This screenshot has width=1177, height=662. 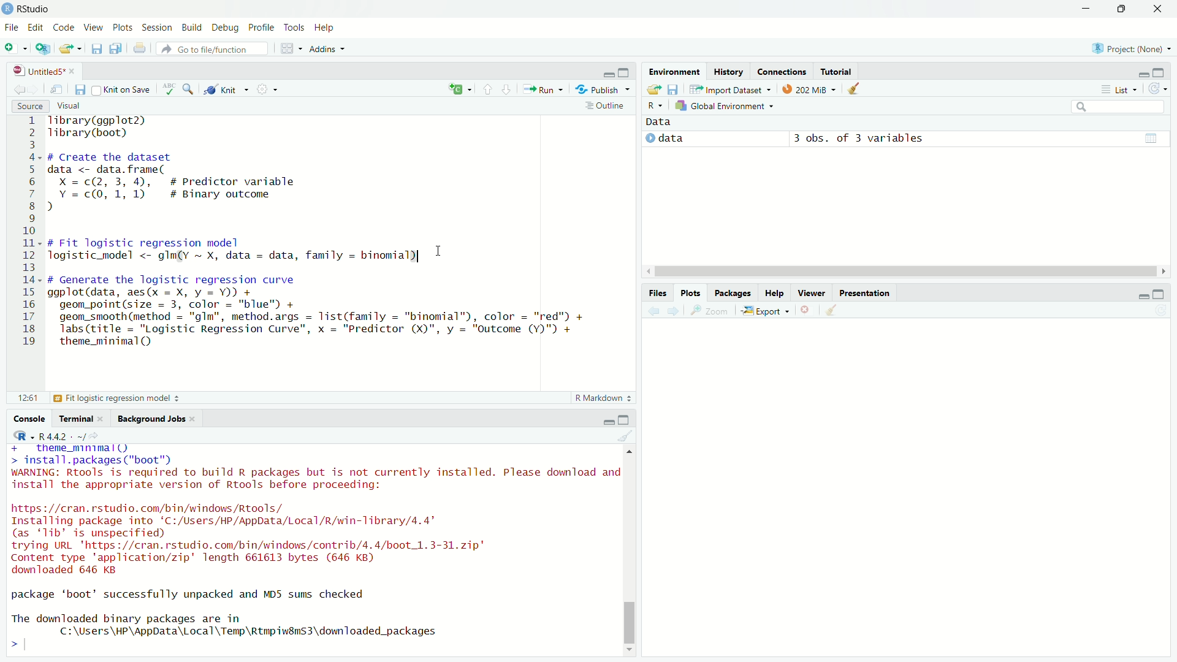 I want to click on Open recent files, so click(x=79, y=49).